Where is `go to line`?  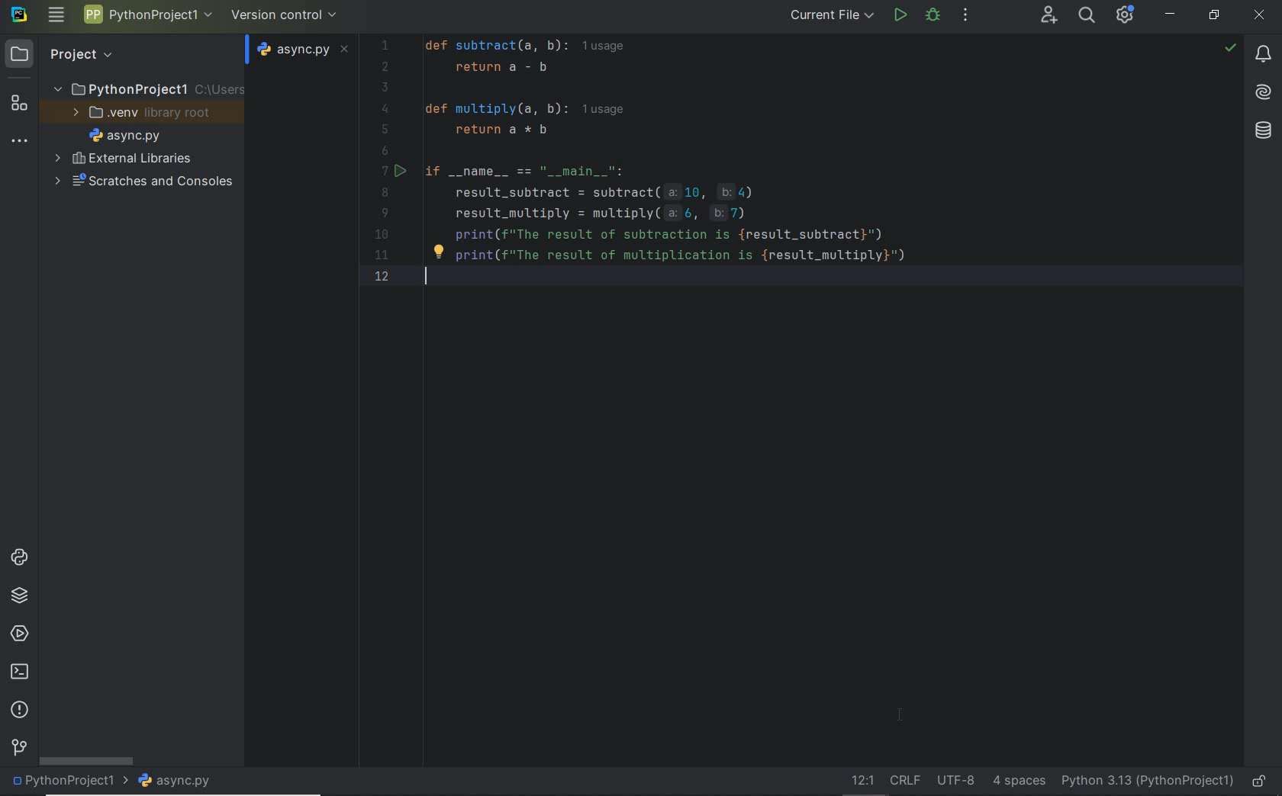
go to line is located at coordinates (858, 779).